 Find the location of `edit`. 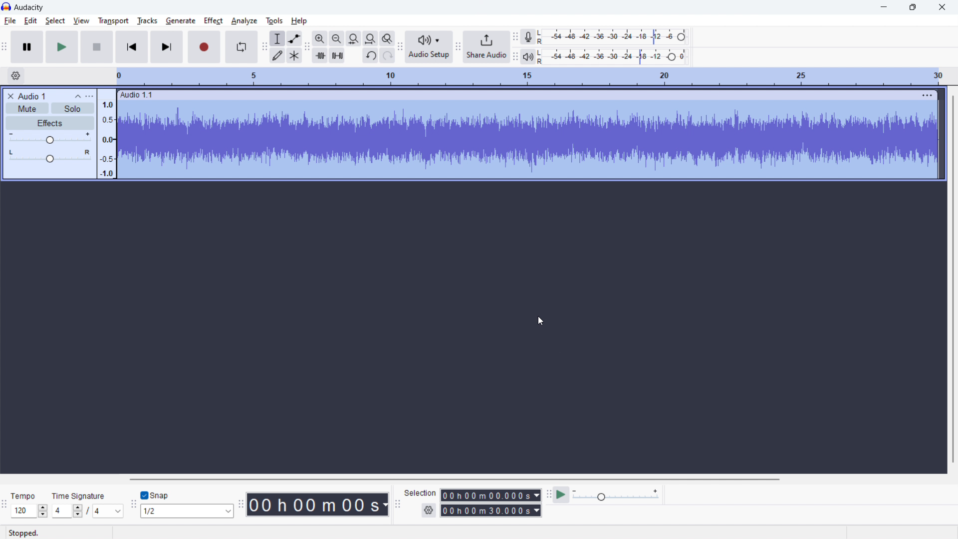

edit is located at coordinates (30, 20).